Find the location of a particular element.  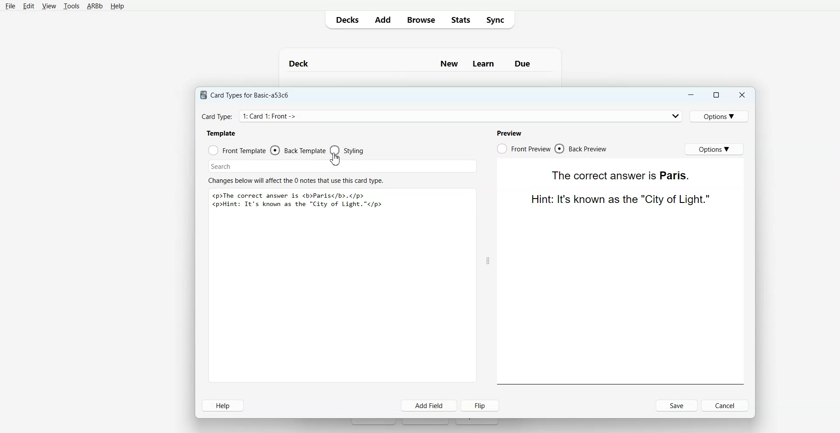

Tools is located at coordinates (71, 7).